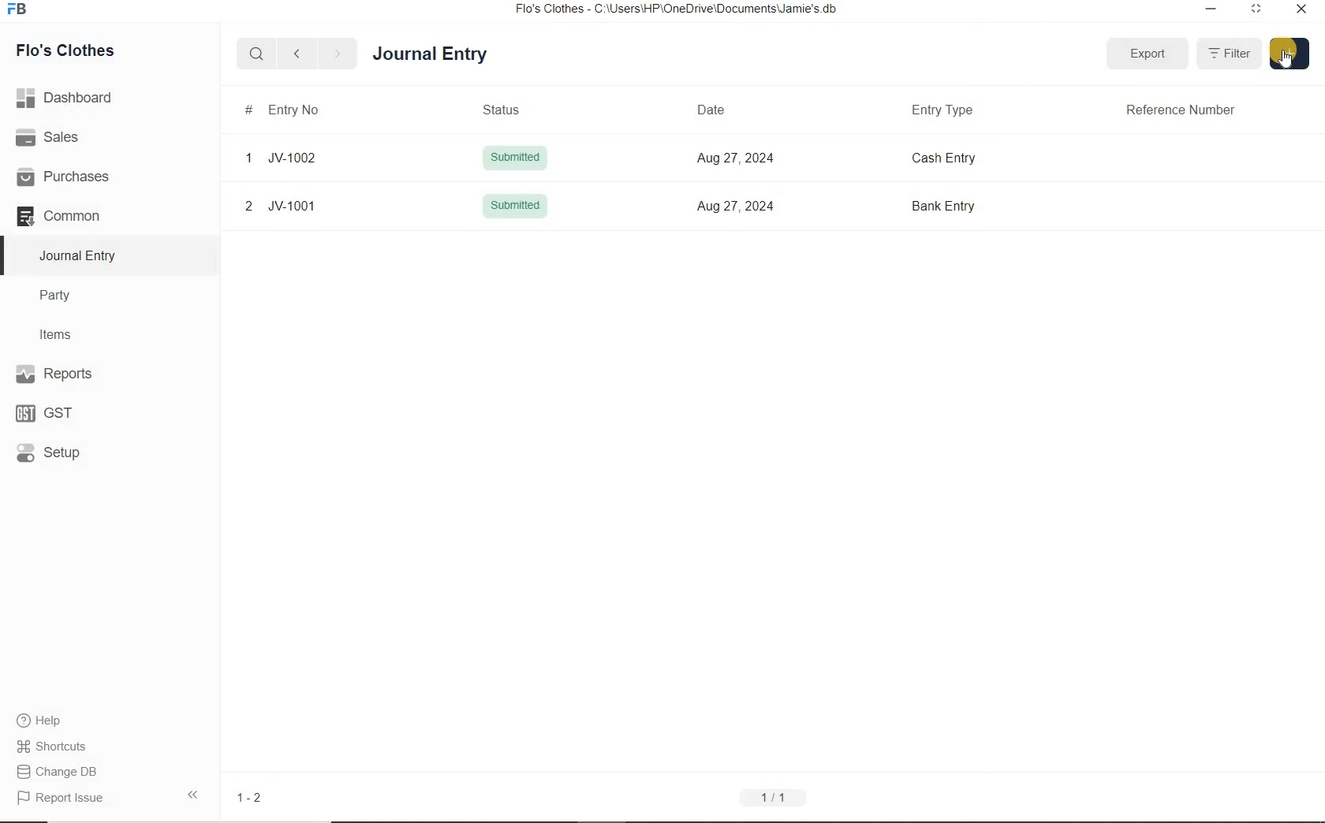 The width and height of the screenshot is (1325, 823). What do you see at coordinates (677, 11) in the screenshot?
I see `Flo's Clothes - C:\Users\HP\OneDrive\Documents\Jamie's.db` at bounding box center [677, 11].